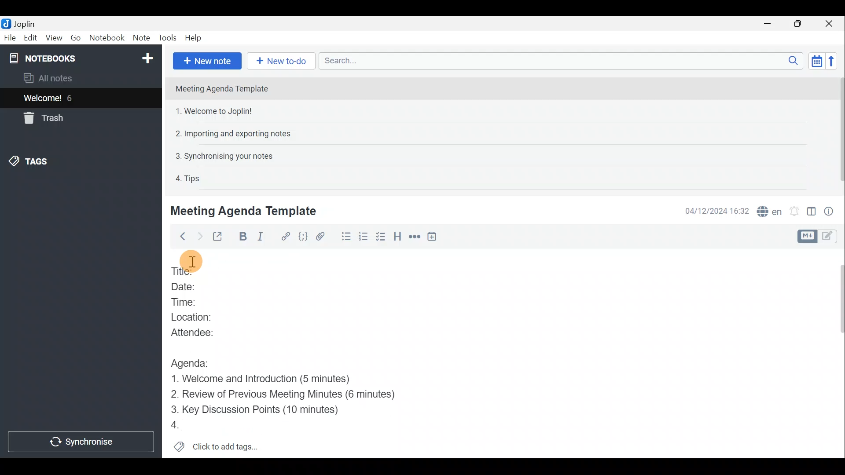 The image size is (845, 475). What do you see at coordinates (189, 302) in the screenshot?
I see `Time:` at bounding box center [189, 302].